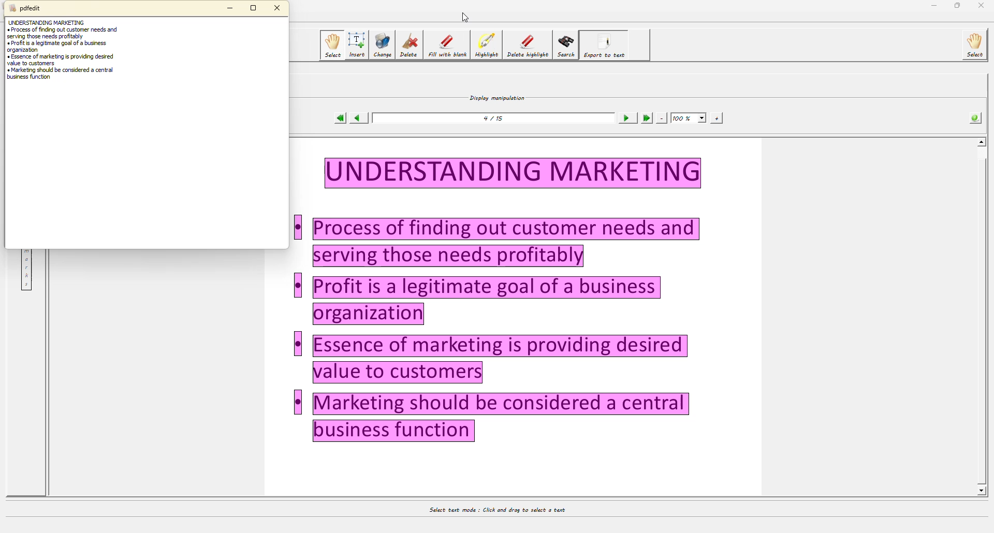 Image resolution: width=994 pixels, height=533 pixels. Describe the element at coordinates (447, 46) in the screenshot. I see `fill with blank` at that location.